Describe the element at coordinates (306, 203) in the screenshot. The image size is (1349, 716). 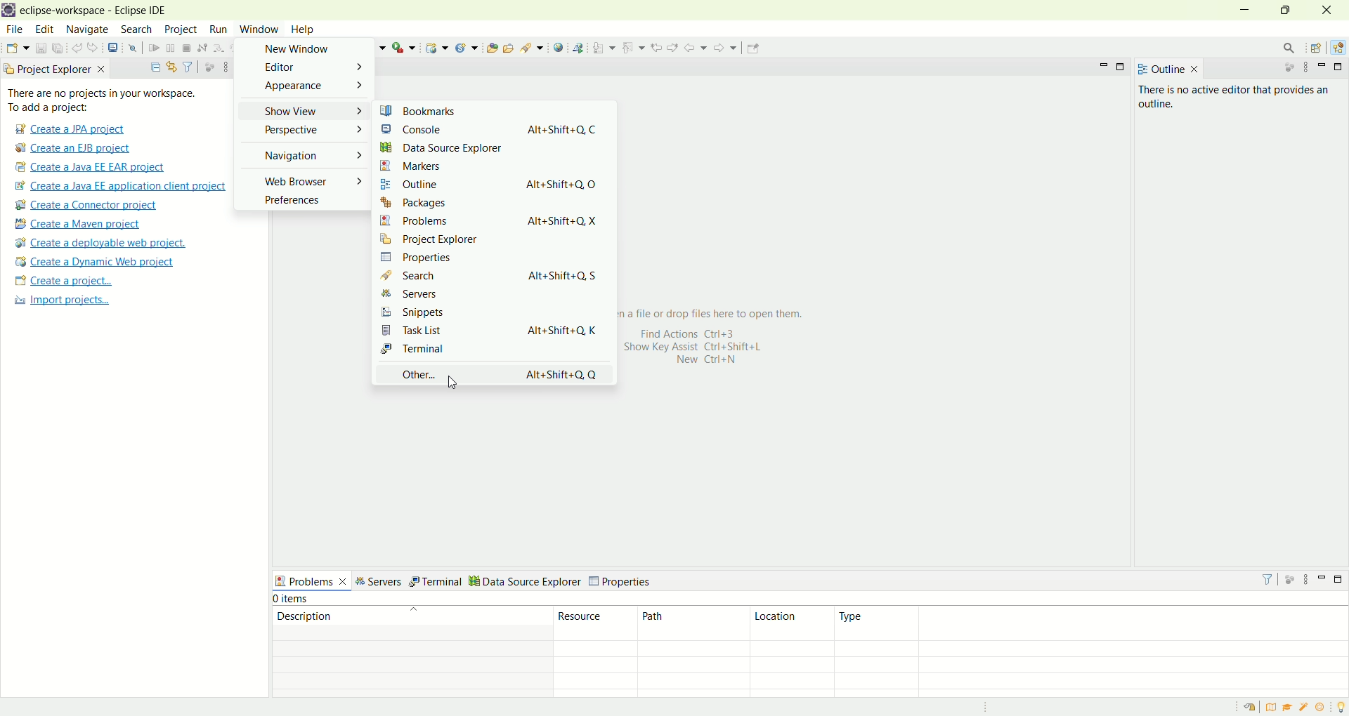
I see `preferences` at that location.